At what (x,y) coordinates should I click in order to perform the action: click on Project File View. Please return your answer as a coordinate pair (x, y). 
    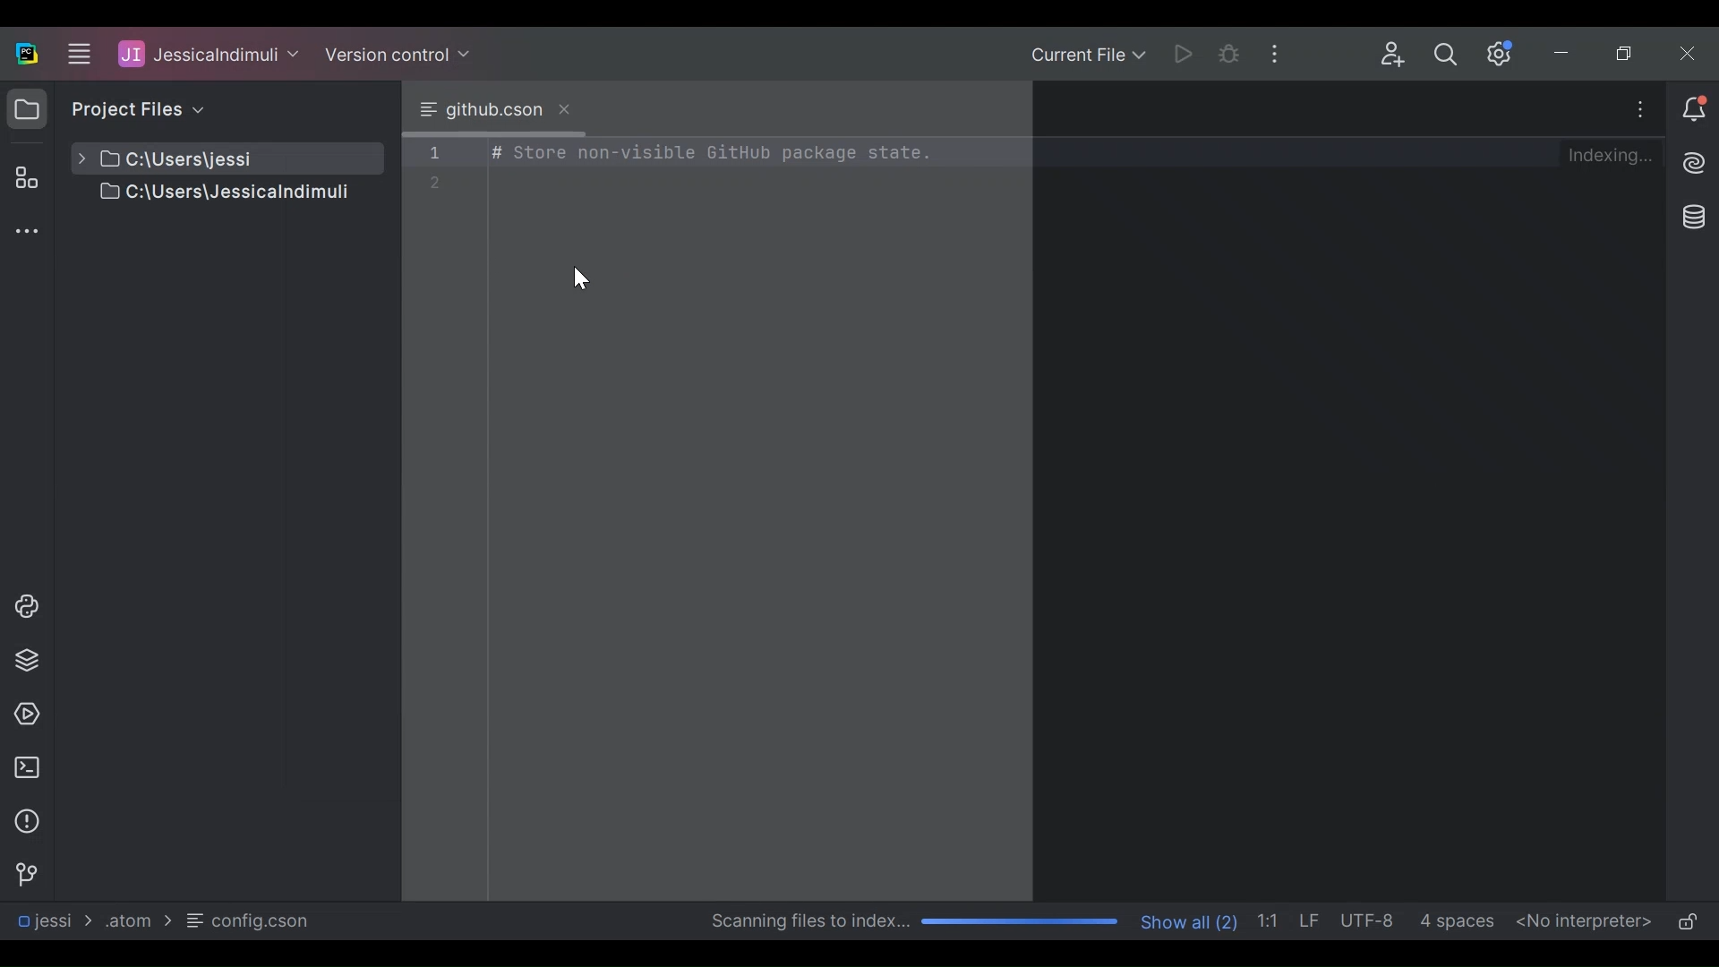
    Looking at the image, I should click on (134, 108).